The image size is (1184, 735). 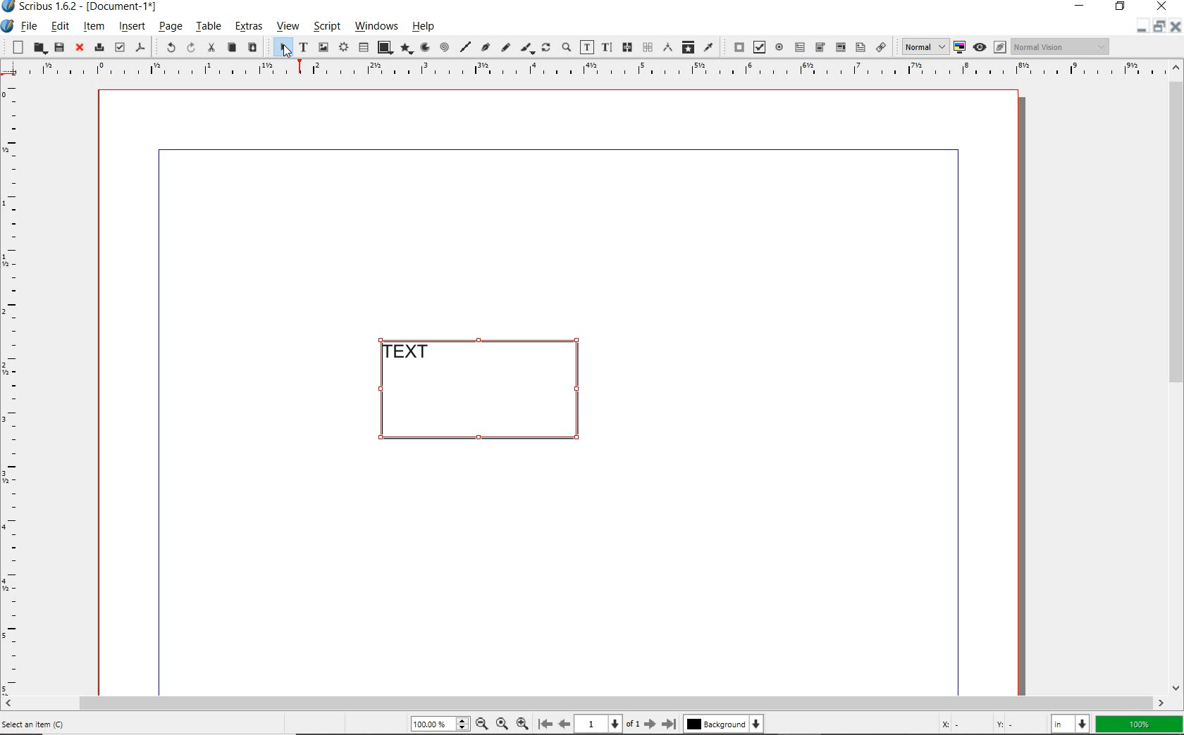 What do you see at coordinates (232, 49) in the screenshot?
I see `copy` at bounding box center [232, 49].